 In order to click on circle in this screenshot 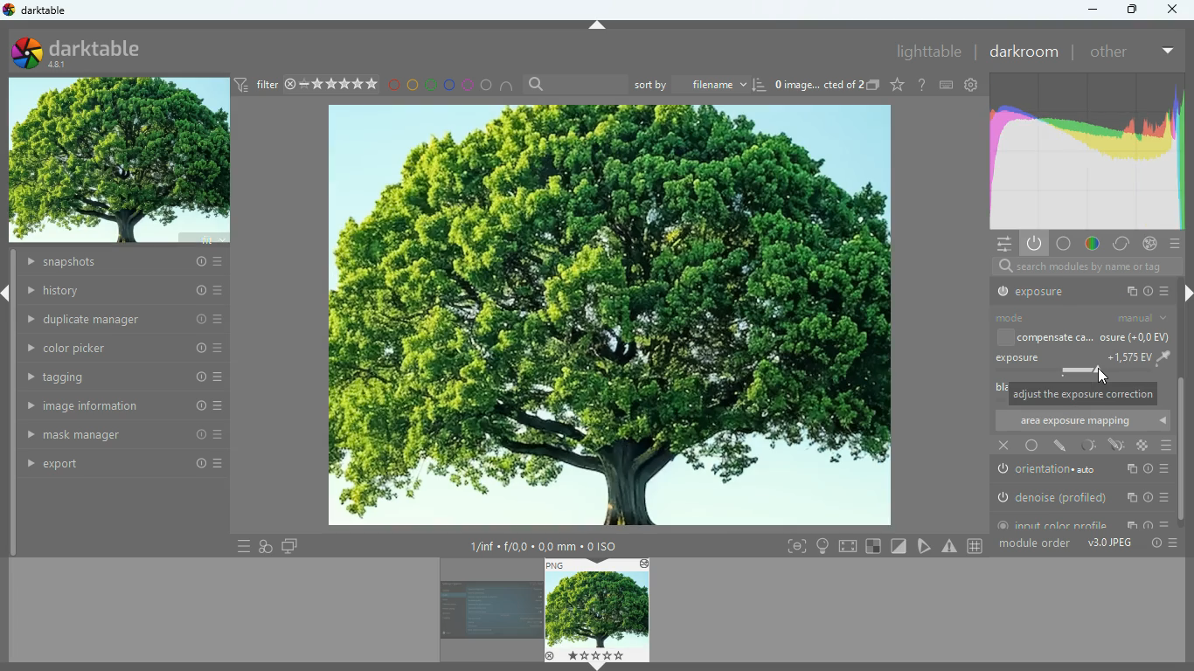, I will do `click(488, 86)`.